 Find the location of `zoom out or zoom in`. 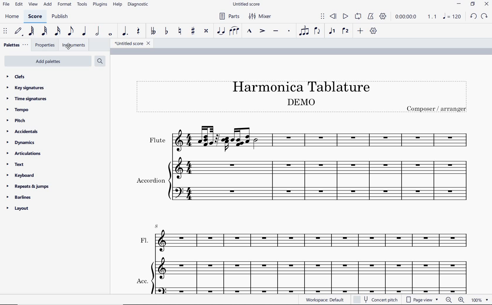

zoom out or zoom in is located at coordinates (455, 300).